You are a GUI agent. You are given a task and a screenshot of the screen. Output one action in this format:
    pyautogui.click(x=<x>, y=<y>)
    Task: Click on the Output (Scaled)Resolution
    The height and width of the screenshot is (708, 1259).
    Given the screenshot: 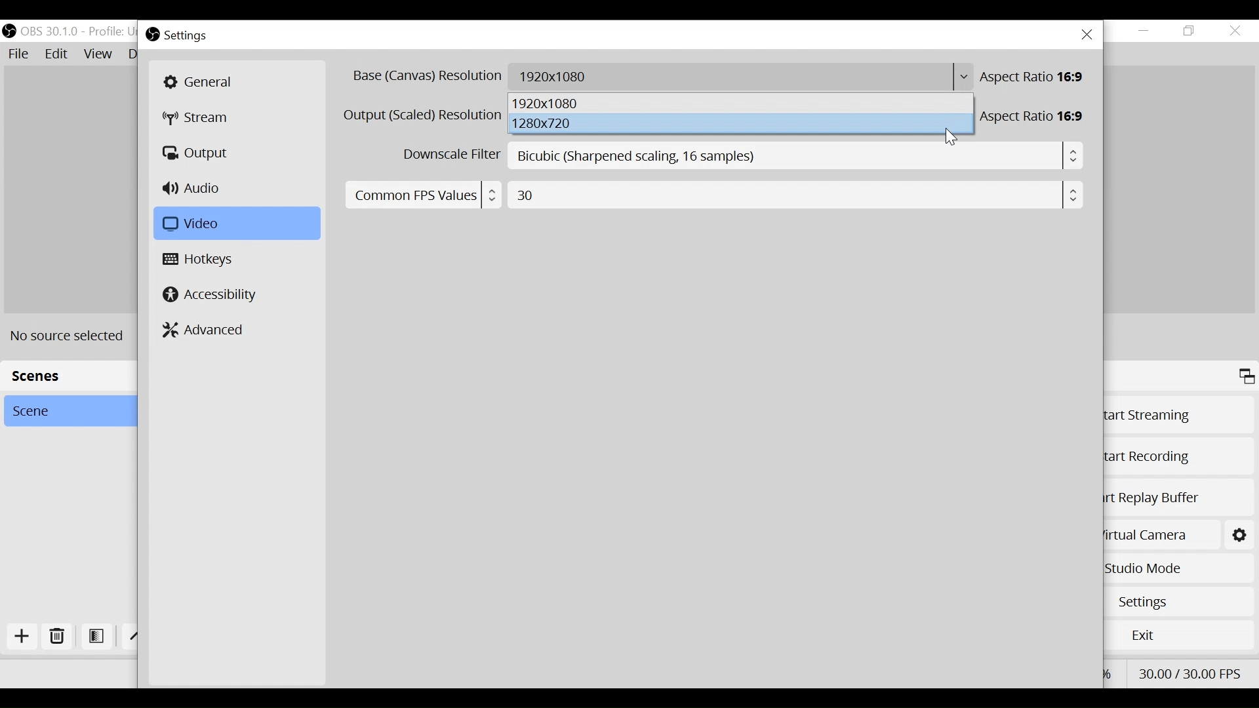 What is the action you would take?
    pyautogui.click(x=423, y=115)
    